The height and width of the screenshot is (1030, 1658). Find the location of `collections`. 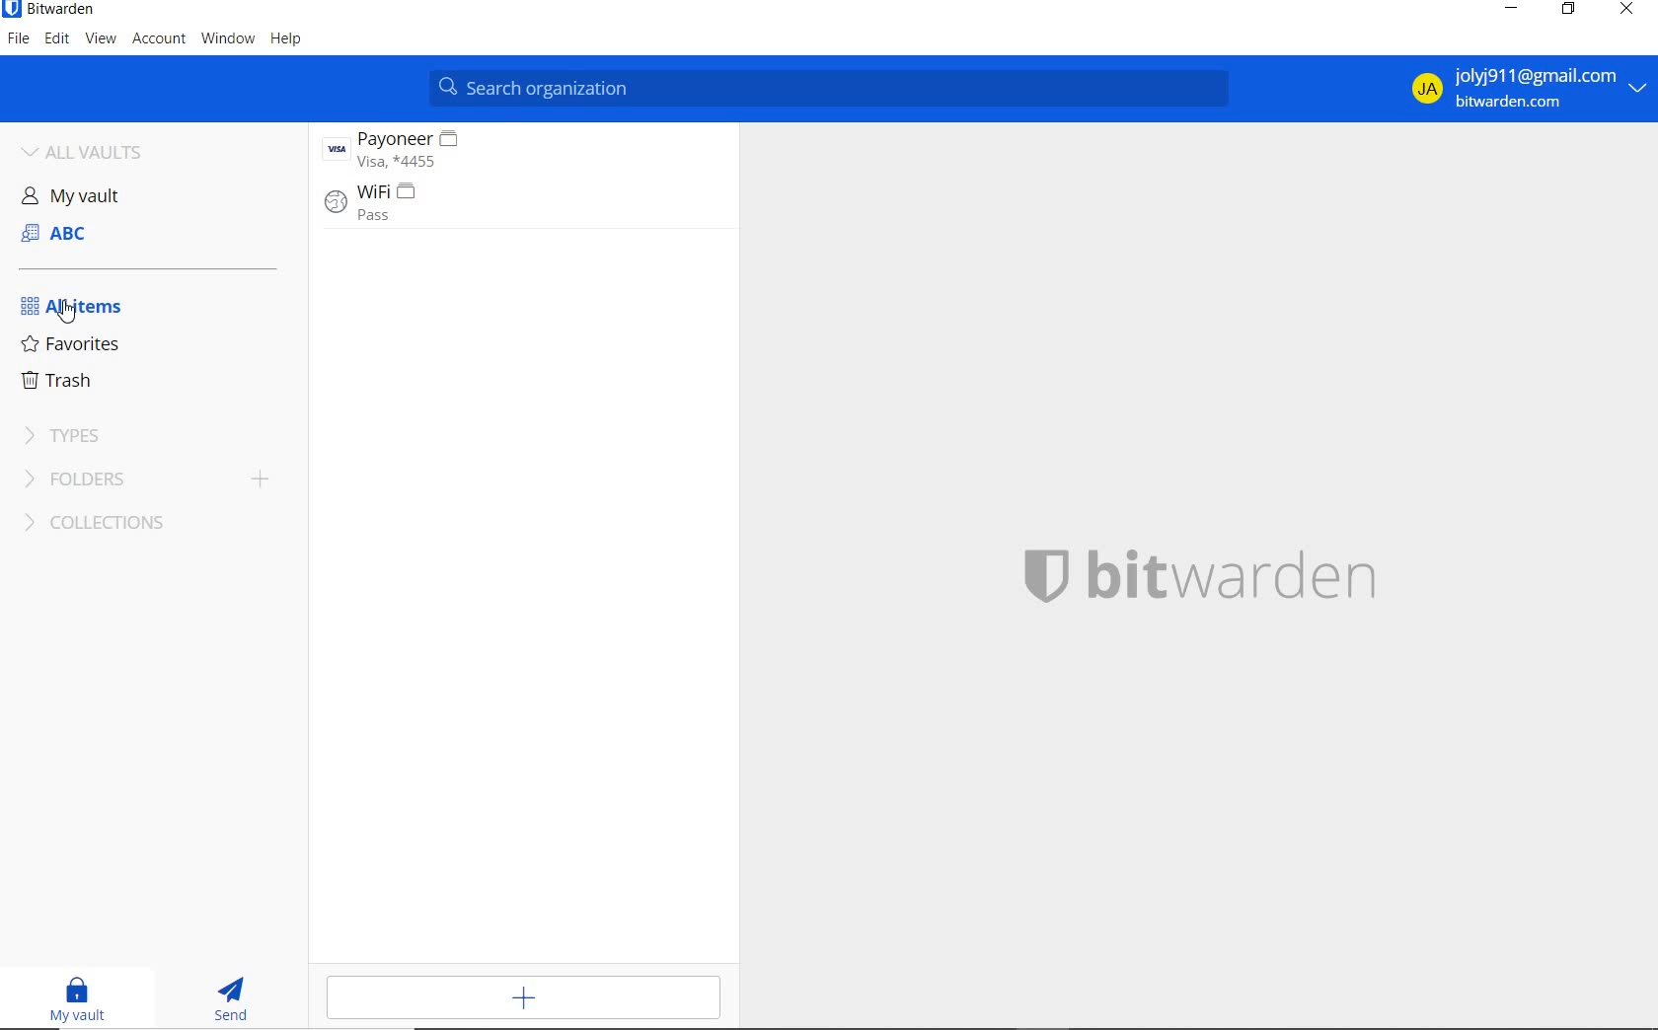

collections is located at coordinates (117, 525).